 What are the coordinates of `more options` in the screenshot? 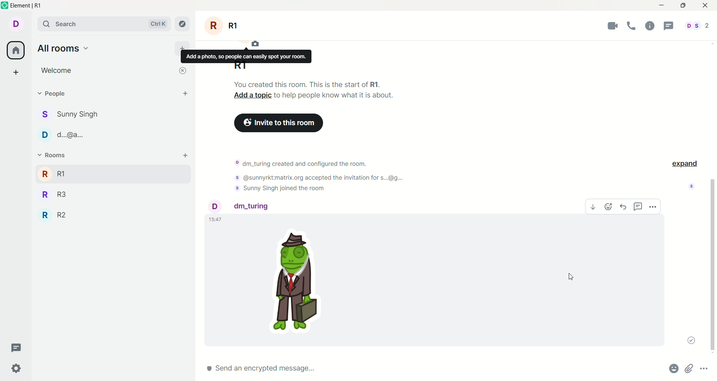 It's located at (652, 207).